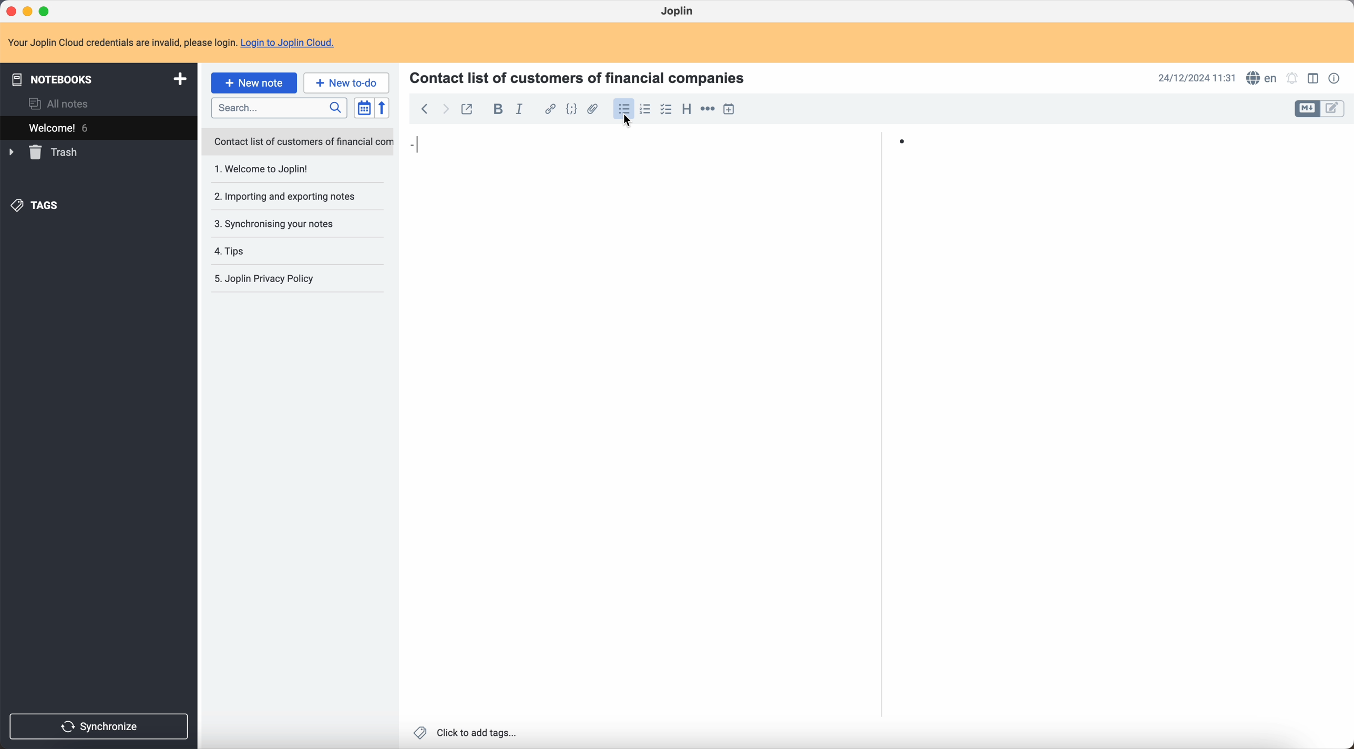 The height and width of the screenshot is (749, 1354). Describe the element at coordinates (1112, 439) in the screenshot. I see `body text` at that location.